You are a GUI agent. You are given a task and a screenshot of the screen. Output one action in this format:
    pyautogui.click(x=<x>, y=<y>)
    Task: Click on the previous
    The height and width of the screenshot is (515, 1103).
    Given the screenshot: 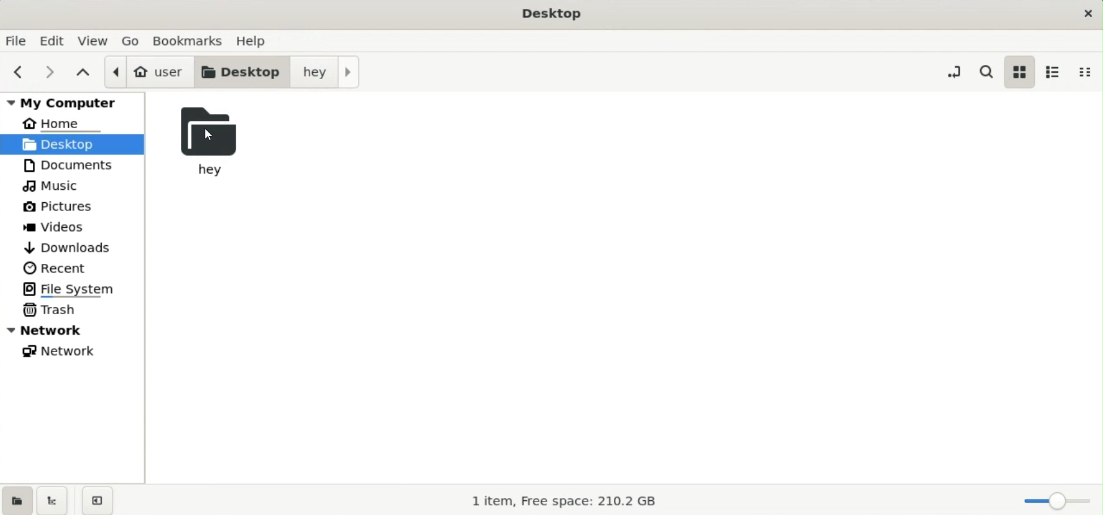 What is the action you would take?
    pyautogui.click(x=16, y=72)
    